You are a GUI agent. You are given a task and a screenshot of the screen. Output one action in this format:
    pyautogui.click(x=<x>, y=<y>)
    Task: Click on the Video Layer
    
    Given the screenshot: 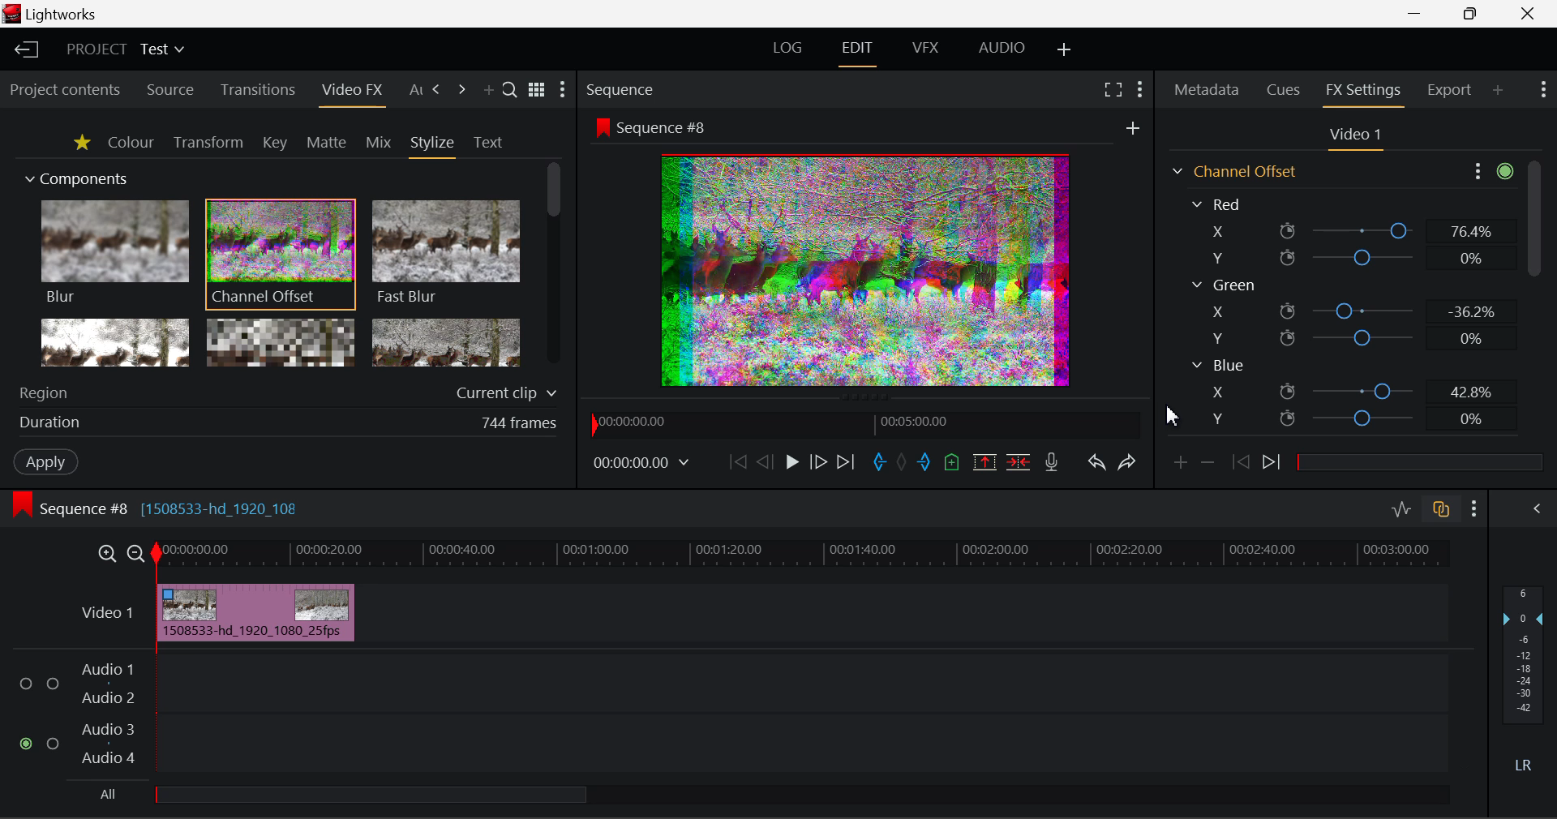 What is the action you would take?
    pyautogui.click(x=109, y=616)
    